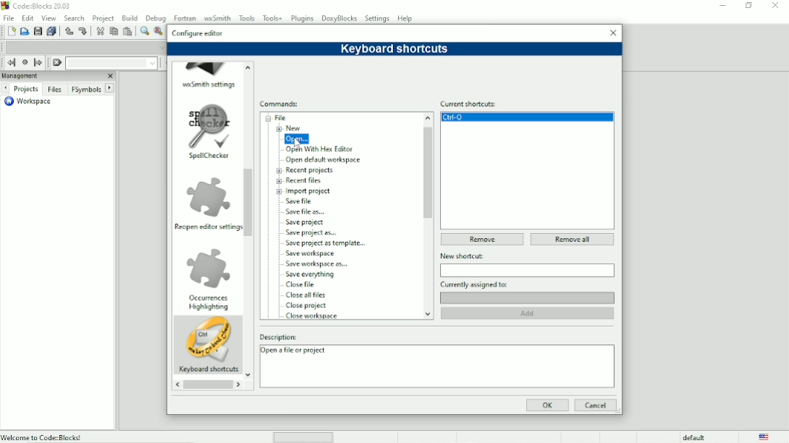 The image size is (789, 443). I want to click on Vertical scrollbar, so click(249, 203).